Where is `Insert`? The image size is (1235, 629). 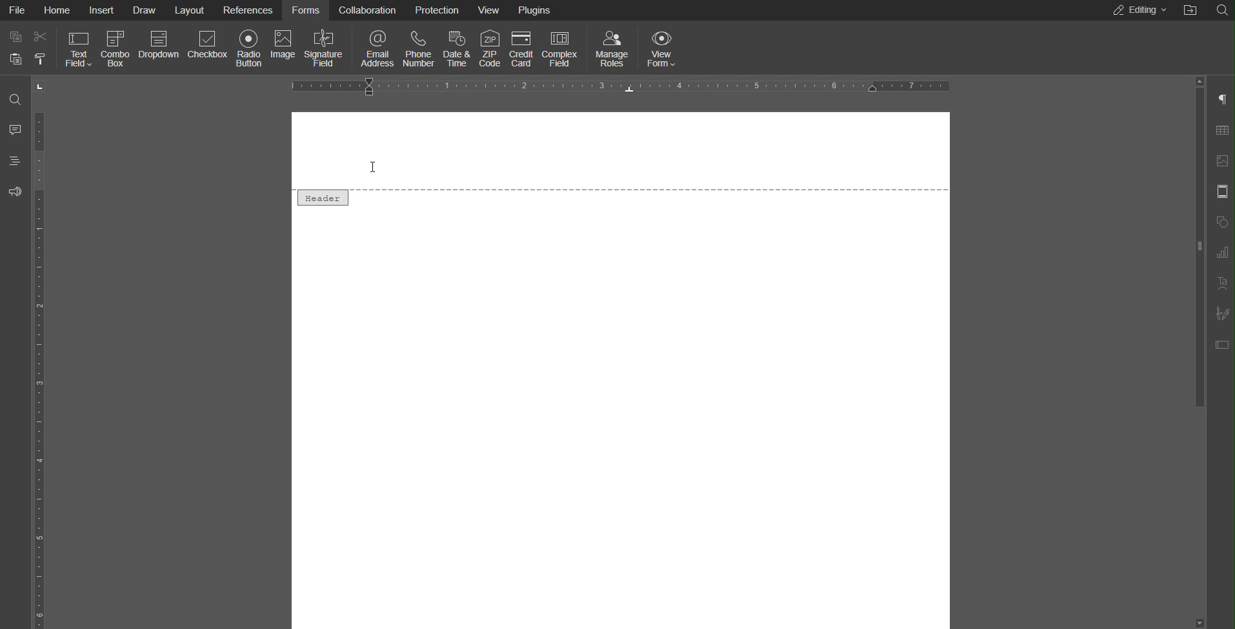
Insert is located at coordinates (103, 10).